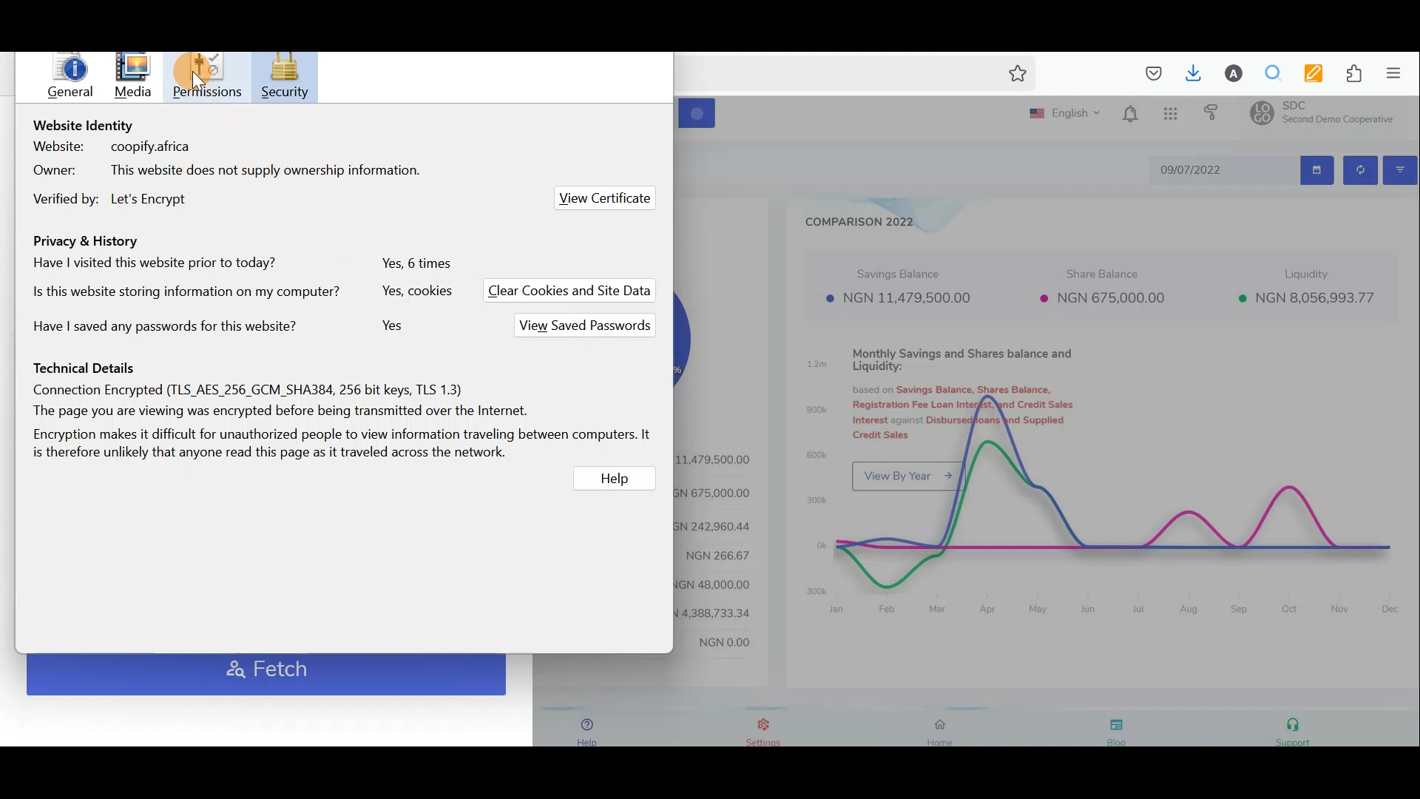 Image resolution: width=1420 pixels, height=799 pixels. Describe the element at coordinates (1049, 427) in the screenshot. I see `Dashboard with charts` at that location.